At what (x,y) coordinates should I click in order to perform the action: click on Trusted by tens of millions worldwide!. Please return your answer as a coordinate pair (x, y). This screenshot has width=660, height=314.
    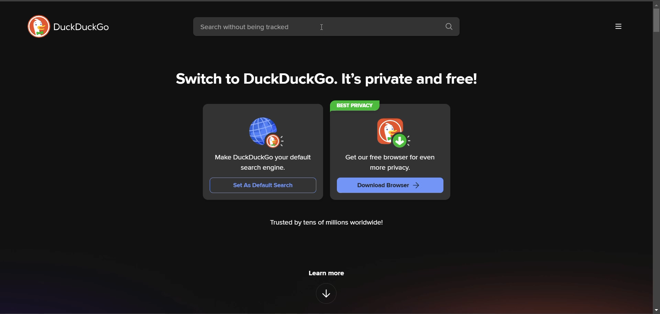
    Looking at the image, I should click on (331, 224).